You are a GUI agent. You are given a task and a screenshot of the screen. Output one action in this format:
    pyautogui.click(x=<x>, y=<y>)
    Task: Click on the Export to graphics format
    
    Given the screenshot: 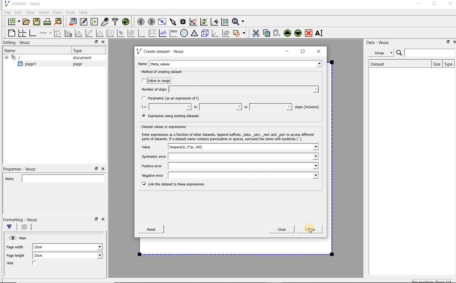 What is the action you would take?
    pyautogui.click(x=58, y=22)
    